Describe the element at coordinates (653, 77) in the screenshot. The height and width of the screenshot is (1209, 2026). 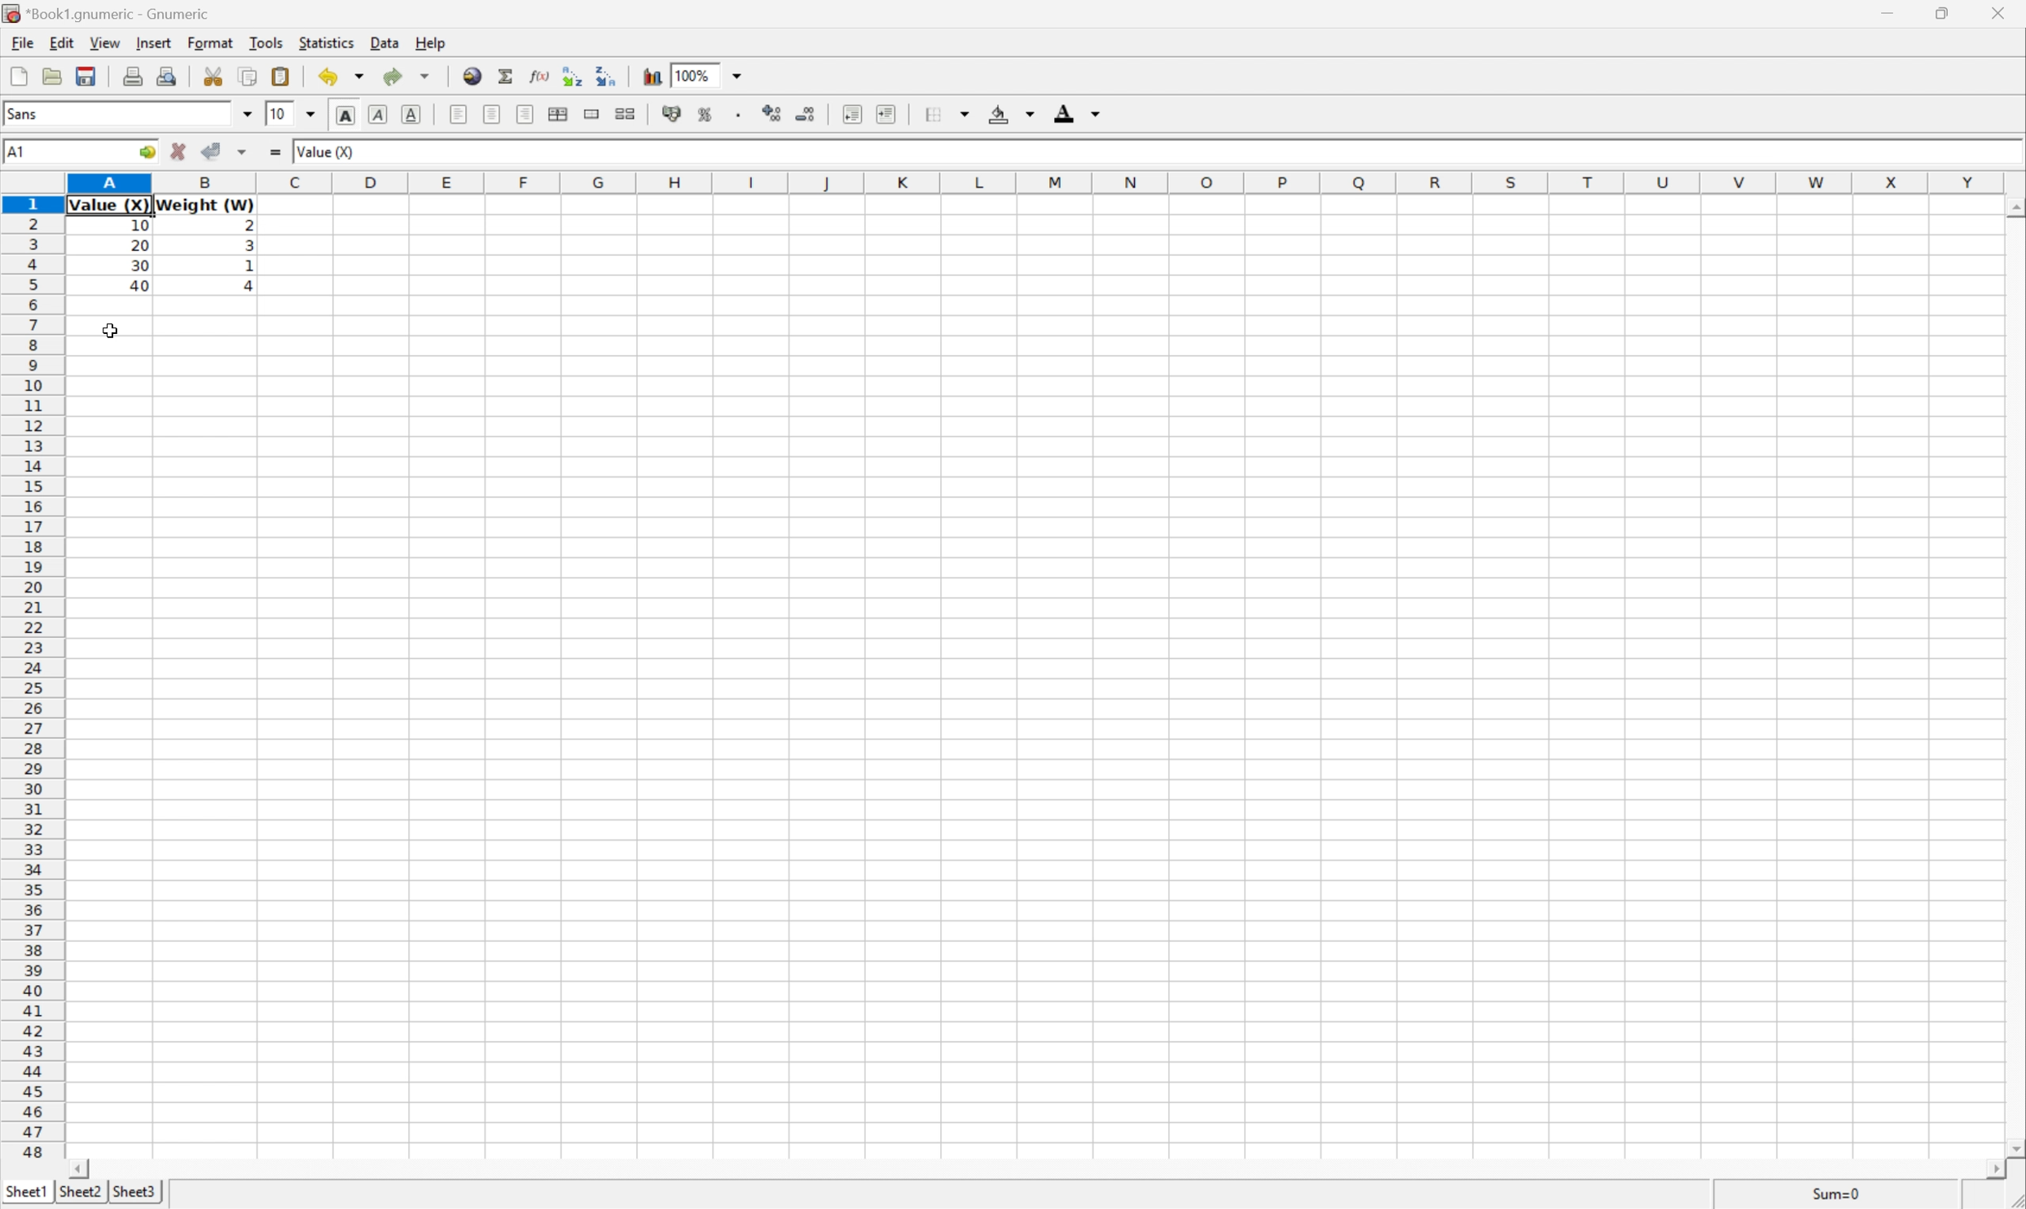
I see `Insert chart` at that location.